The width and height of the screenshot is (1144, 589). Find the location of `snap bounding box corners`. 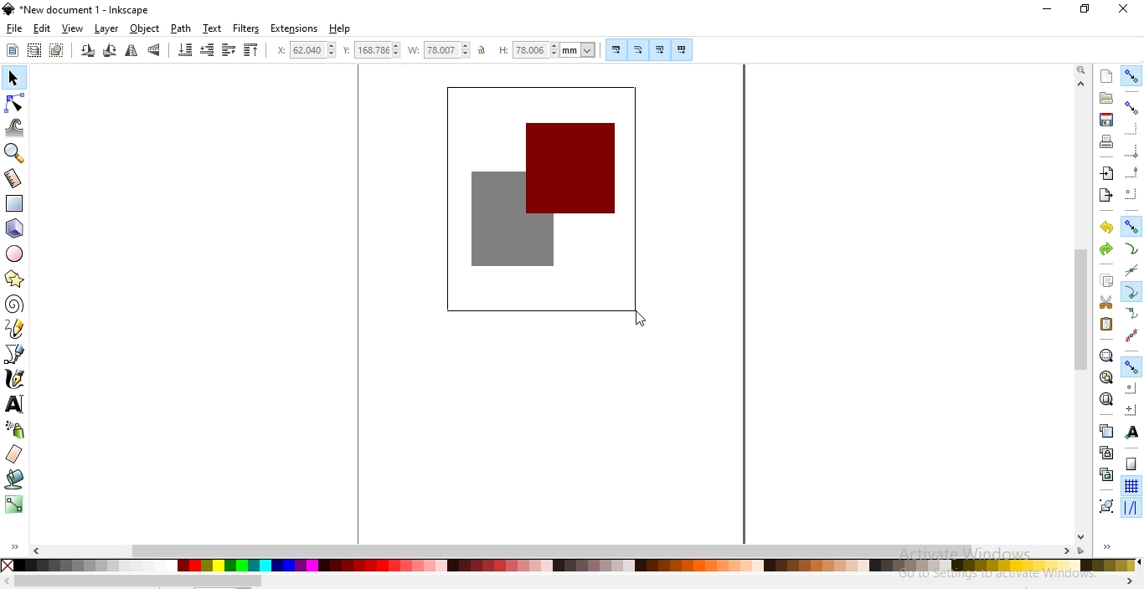

snap bounding box corners is located at coordinates (1131, 129).